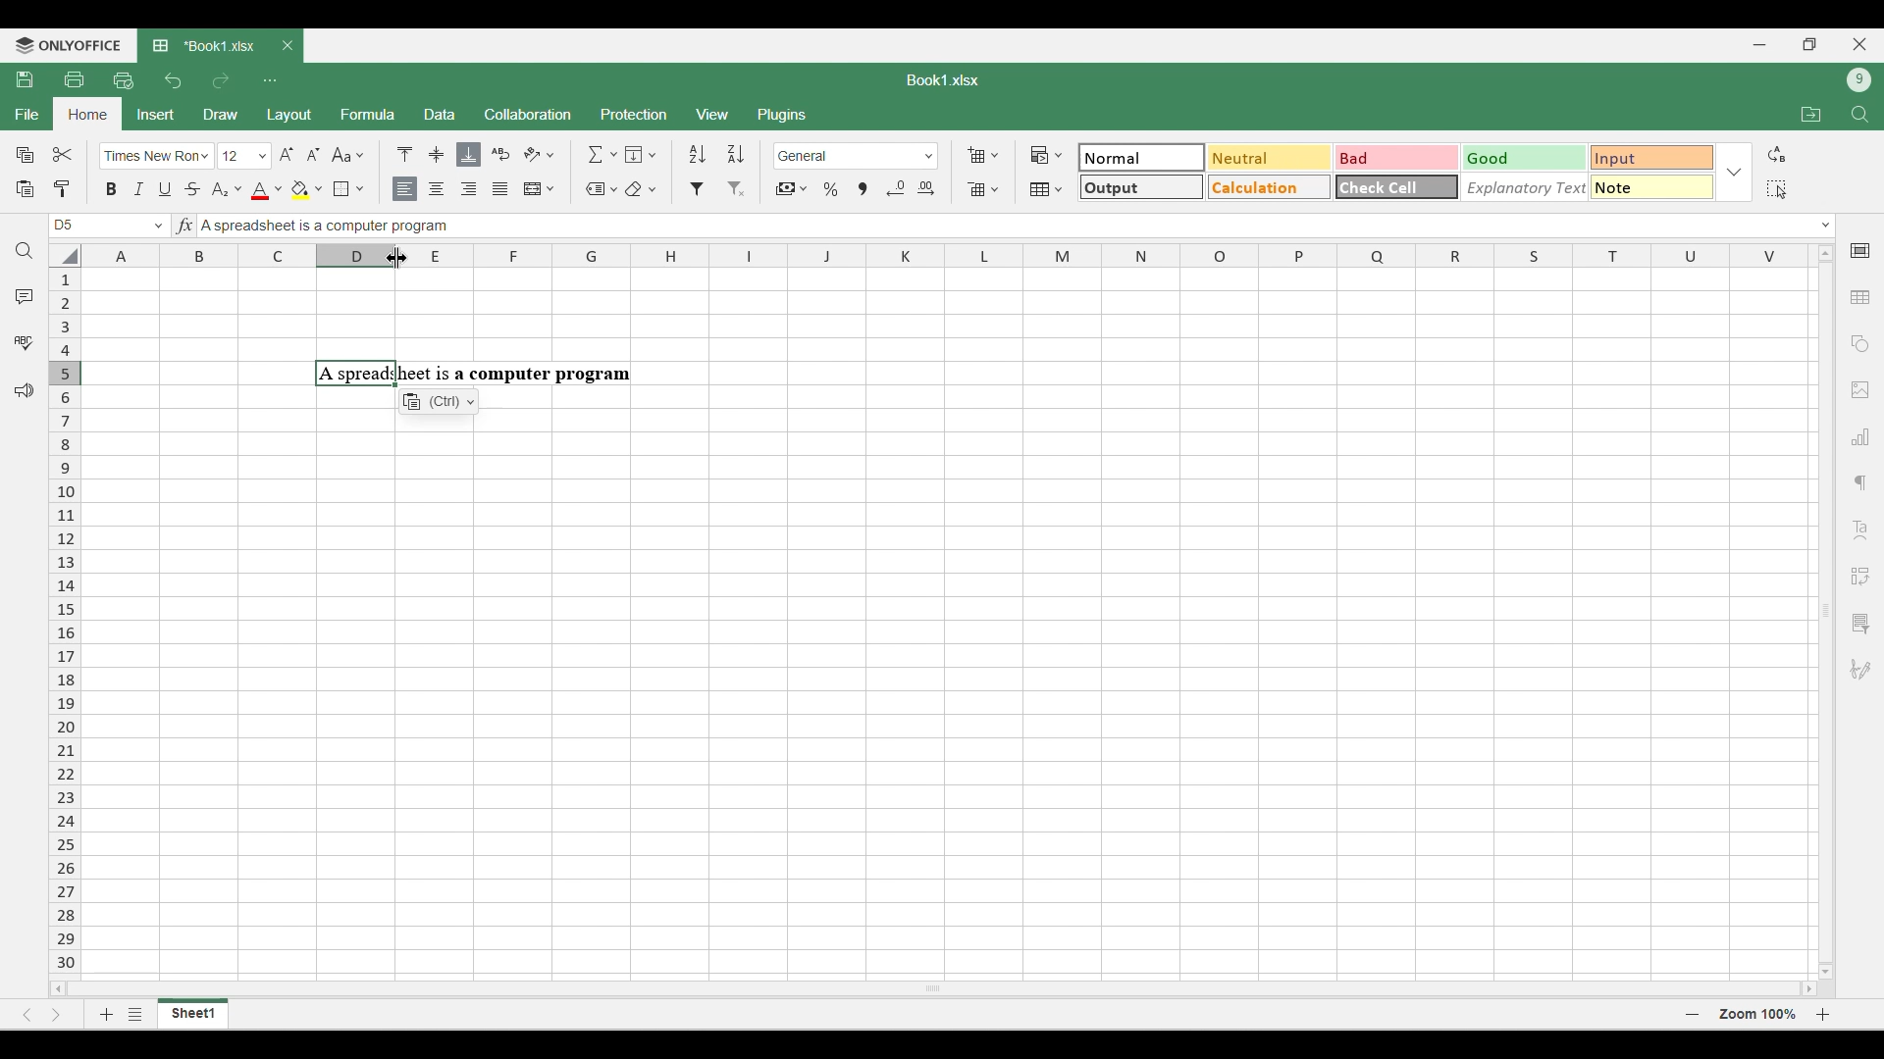  What do you see at coordinates (124, 80) in the screenshot?
I see `Quick print` at bounding box center [124, 80].